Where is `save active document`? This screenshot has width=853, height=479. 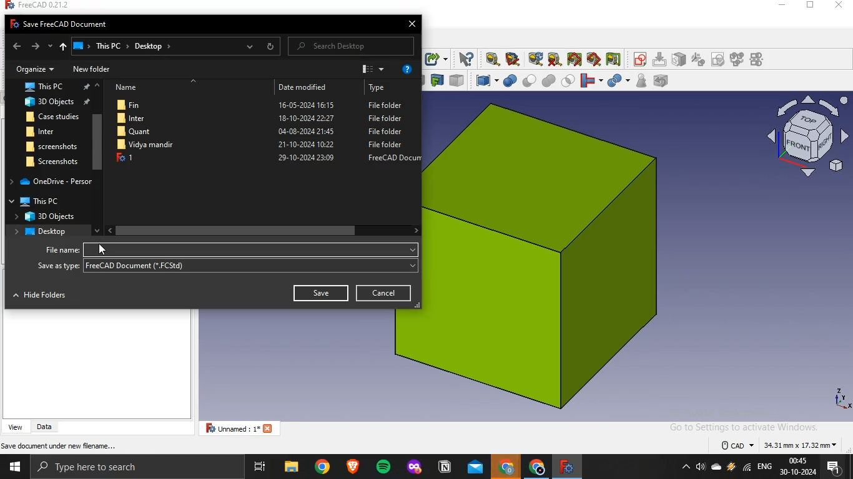
save active document is located at coordinates (87, 445).